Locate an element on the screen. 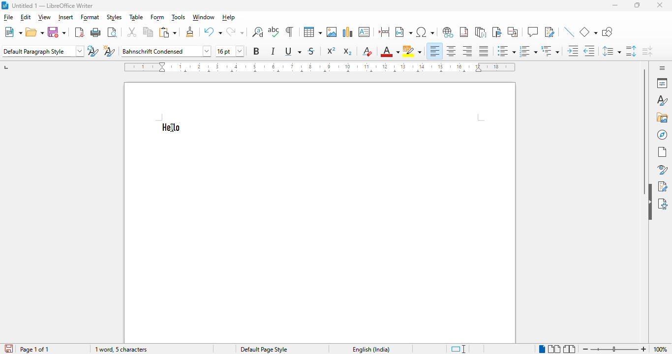 This screenshot has width=672, height=354. table is located at coordinates (136, 17).